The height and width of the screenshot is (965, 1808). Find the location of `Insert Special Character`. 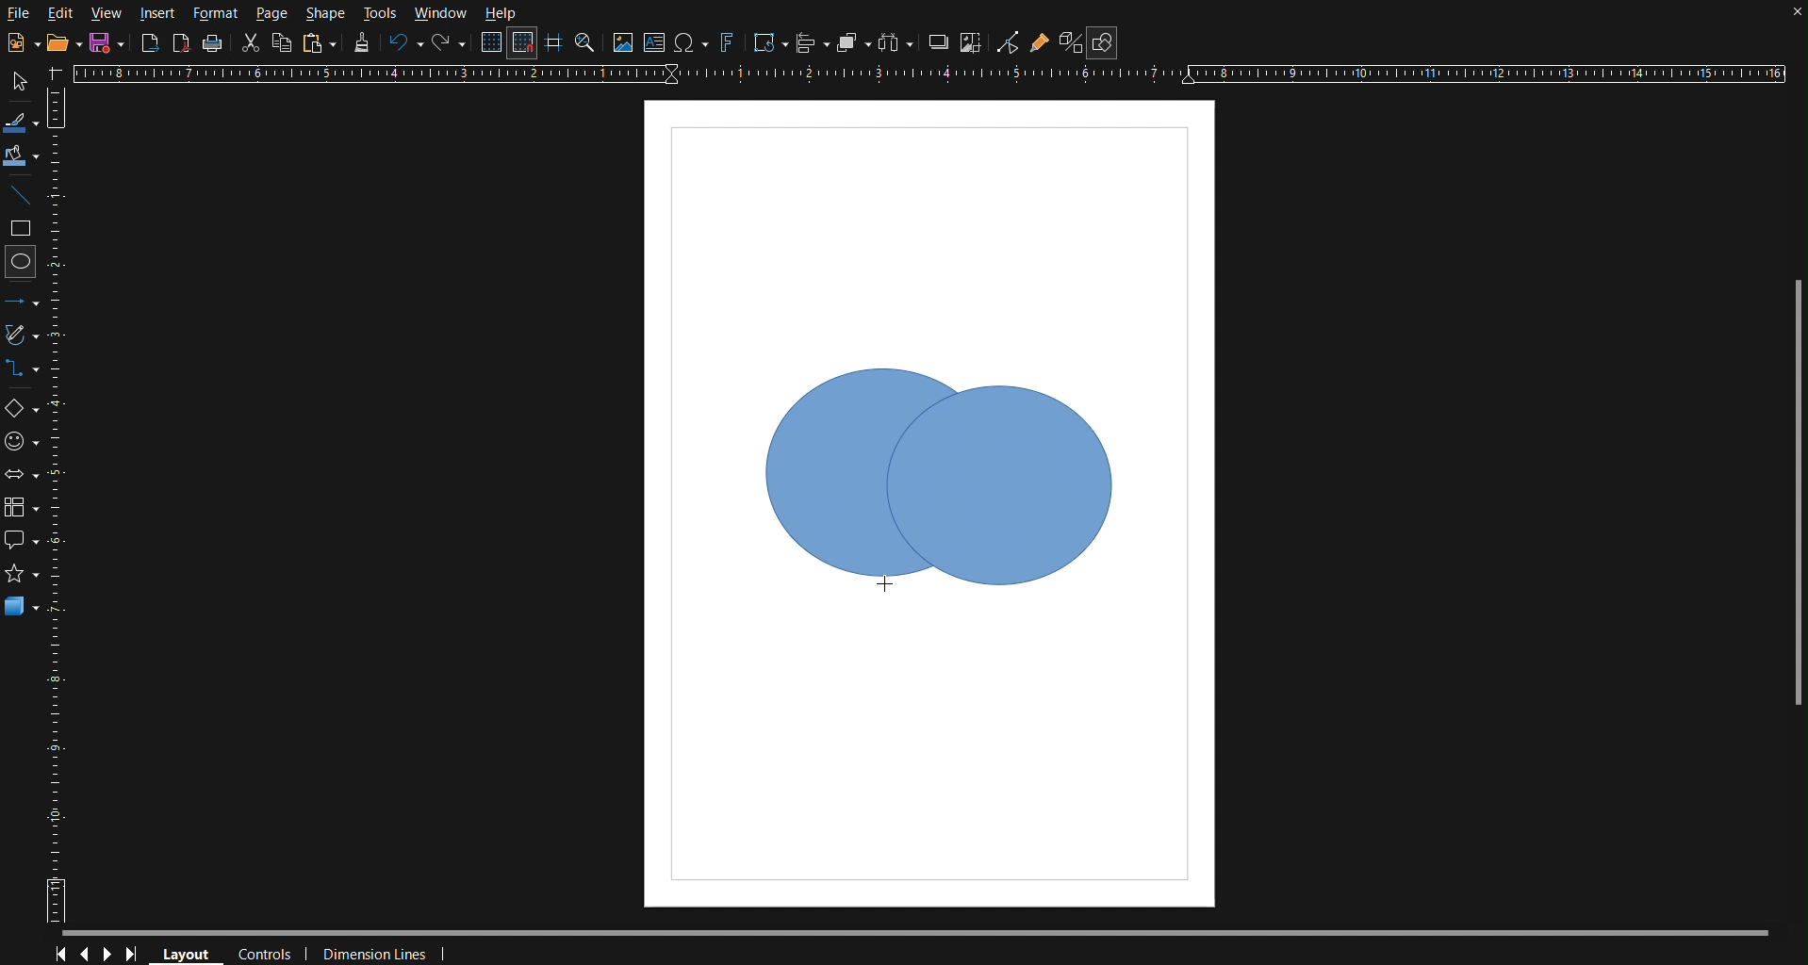

Insert Special Character is located at coordinates (692, 43).